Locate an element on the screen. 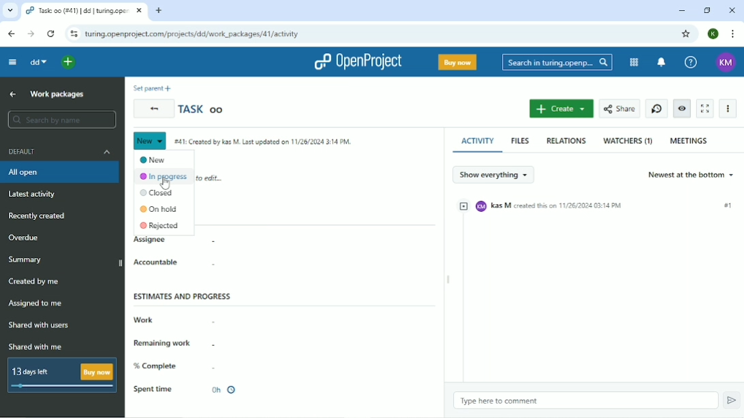 This screenshot has width=744, height=418. ACTIVITY is located at coordinates (478, 142).